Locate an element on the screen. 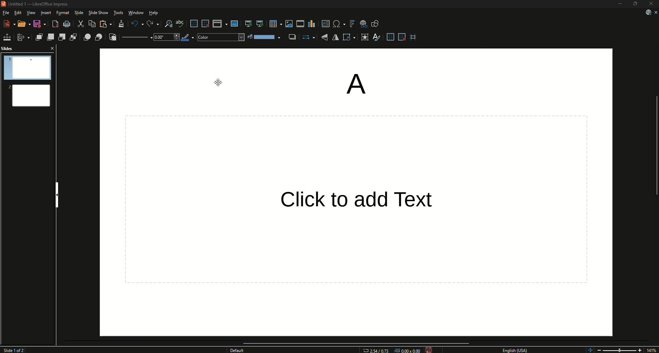 The width and height of the screenshot is (659, 353). Show Styles Sidebar is located at coordinates (379, 37).